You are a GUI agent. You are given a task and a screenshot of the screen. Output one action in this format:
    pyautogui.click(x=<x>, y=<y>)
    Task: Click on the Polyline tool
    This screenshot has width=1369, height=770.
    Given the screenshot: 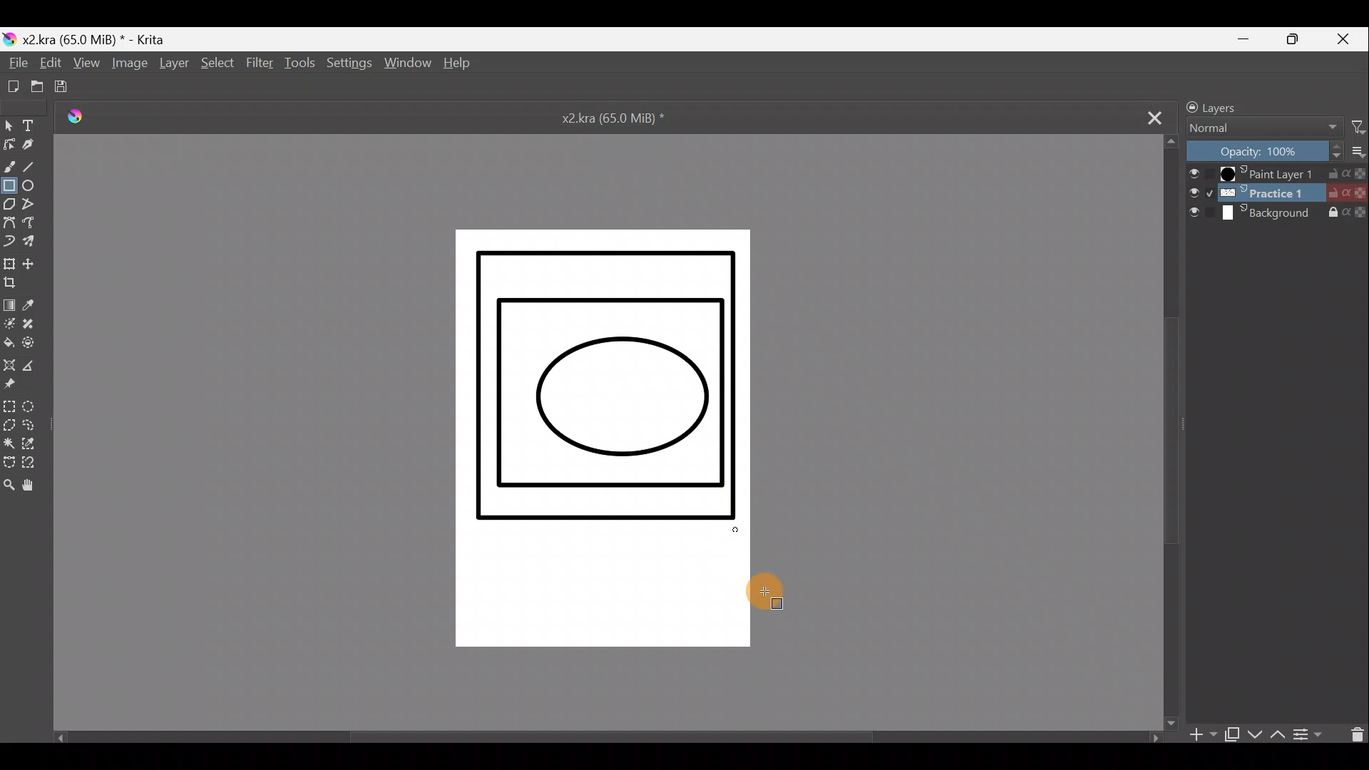 What is the action you would take?
    pyautogui.click(x=33, y=207)
    